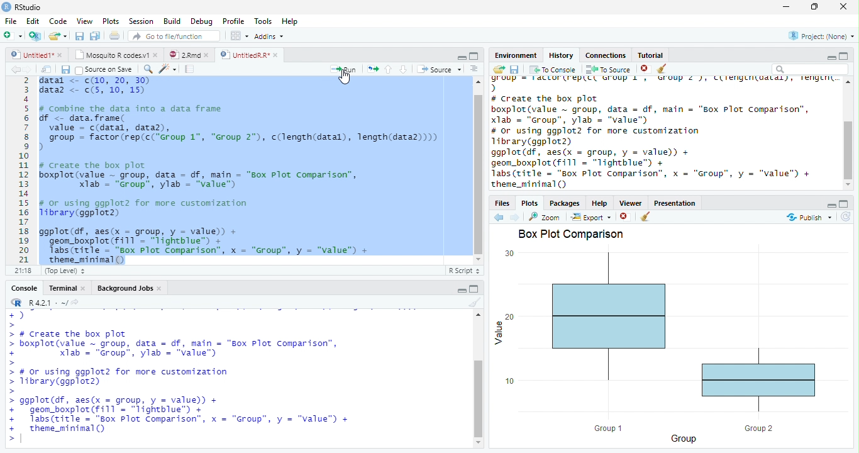 This screenshot has height=453, width=859. What do you see at coordinates (22, 271) in the screenshot?
I see `1:1` at bounding box center [22, 271].